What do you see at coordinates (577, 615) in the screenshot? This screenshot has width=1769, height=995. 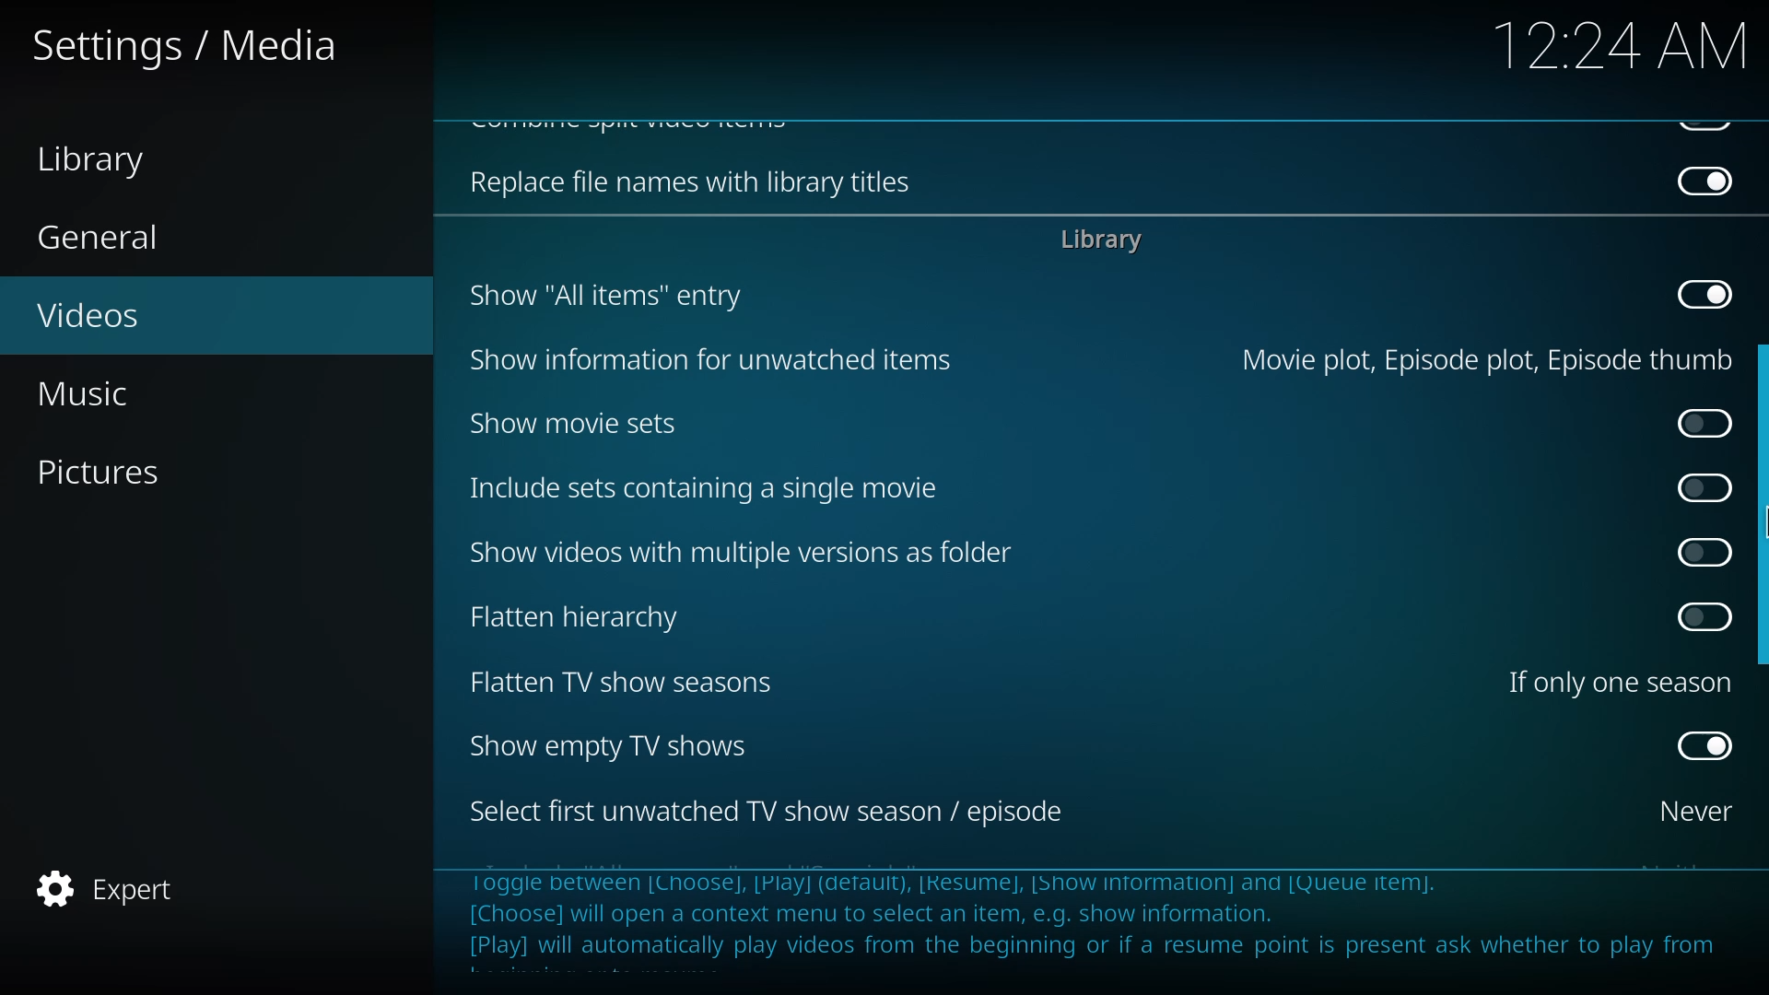 I see `flatten hierarchy` at bounding box center [577, 615].